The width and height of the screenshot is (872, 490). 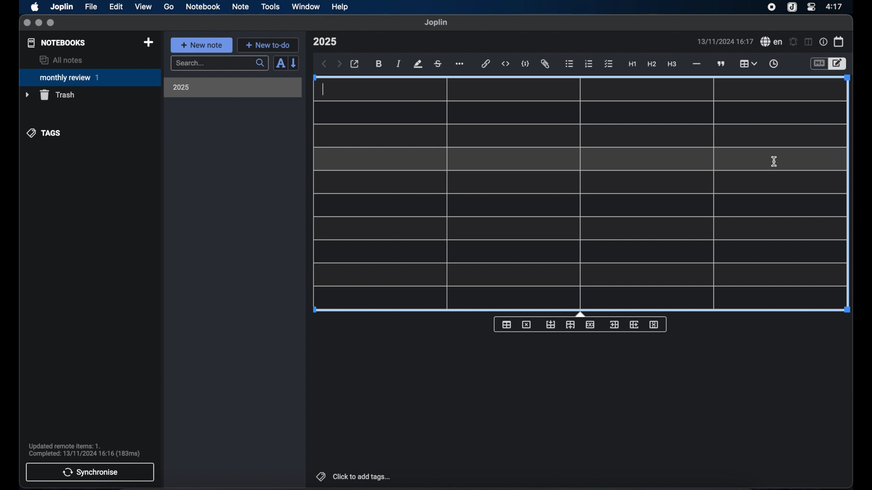 What do you see at coordinates (280, 64) in the screenshot?
I see `sort order field` at bounding box center [280, 64].